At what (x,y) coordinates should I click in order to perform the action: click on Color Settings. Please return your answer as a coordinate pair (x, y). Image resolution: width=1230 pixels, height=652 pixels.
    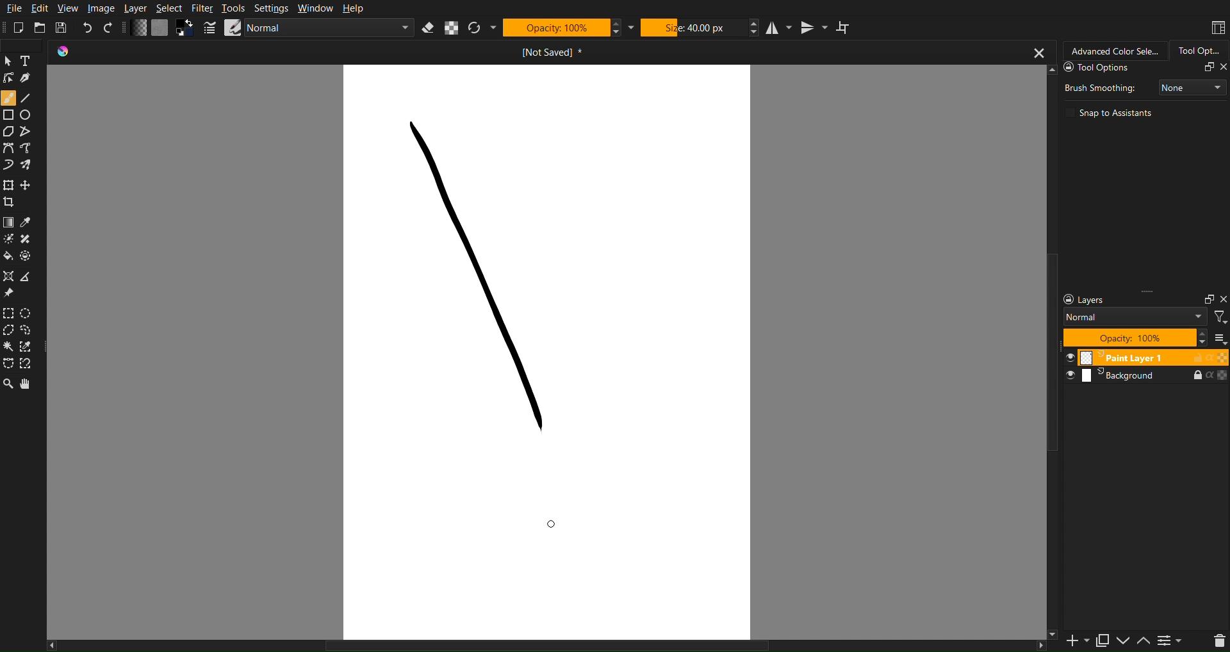
    Looking at the image, I should click on (162, 28).